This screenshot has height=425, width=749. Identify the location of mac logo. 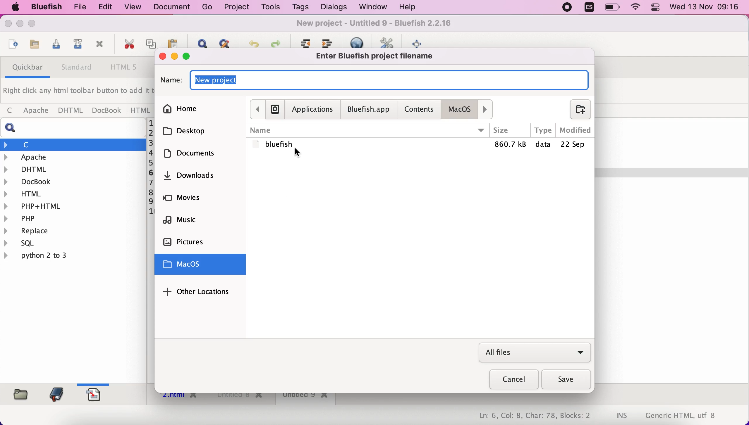
(14, 8).